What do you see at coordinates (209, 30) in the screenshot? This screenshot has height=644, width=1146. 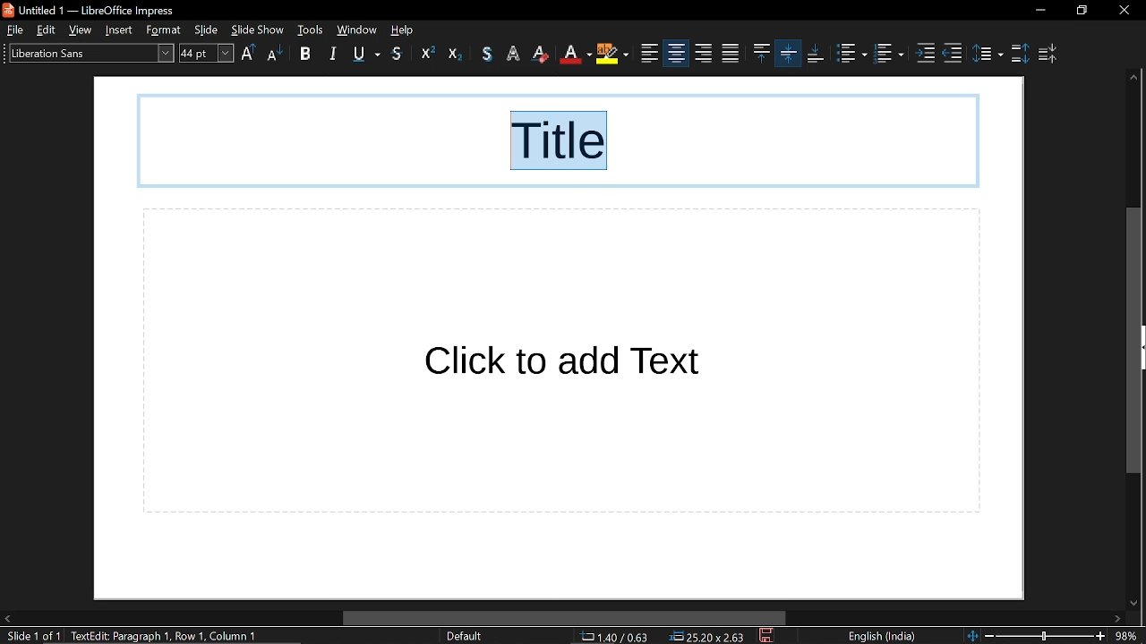 I see `slide` at bounding box center [209, 30].